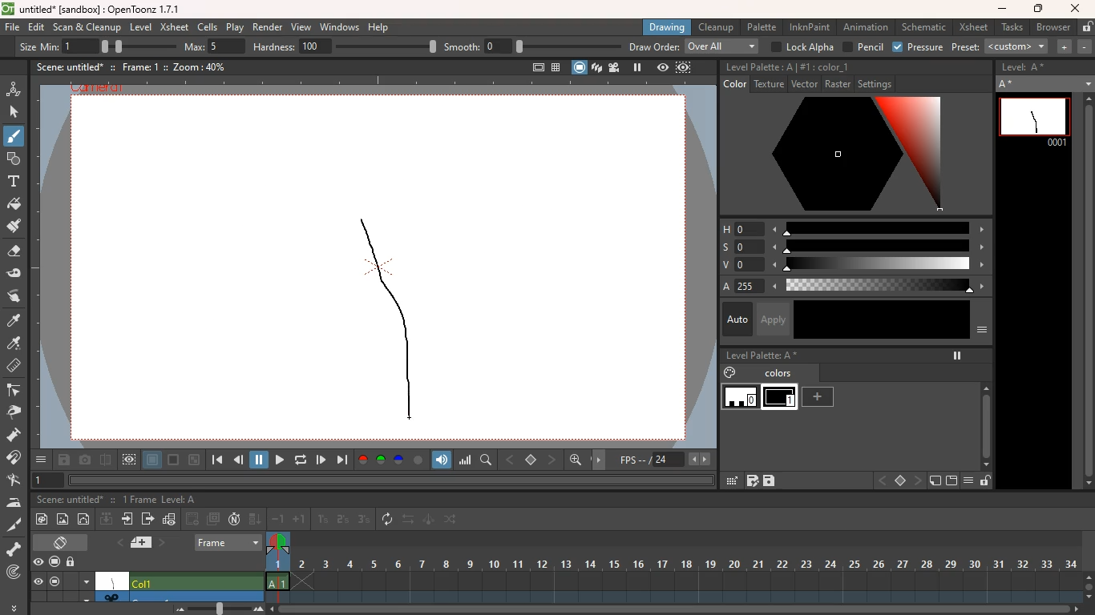  I want to click on front, so click(553, 459).